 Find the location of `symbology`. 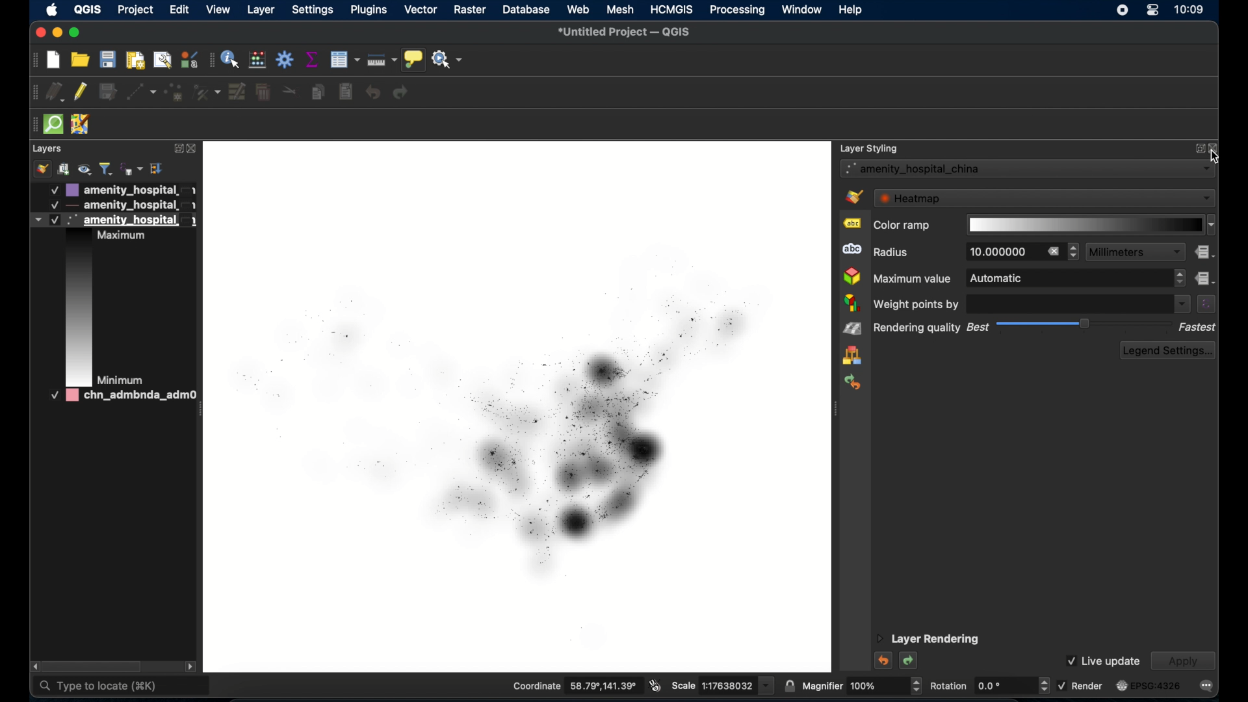

symbology is located at coordinates (856, 197).